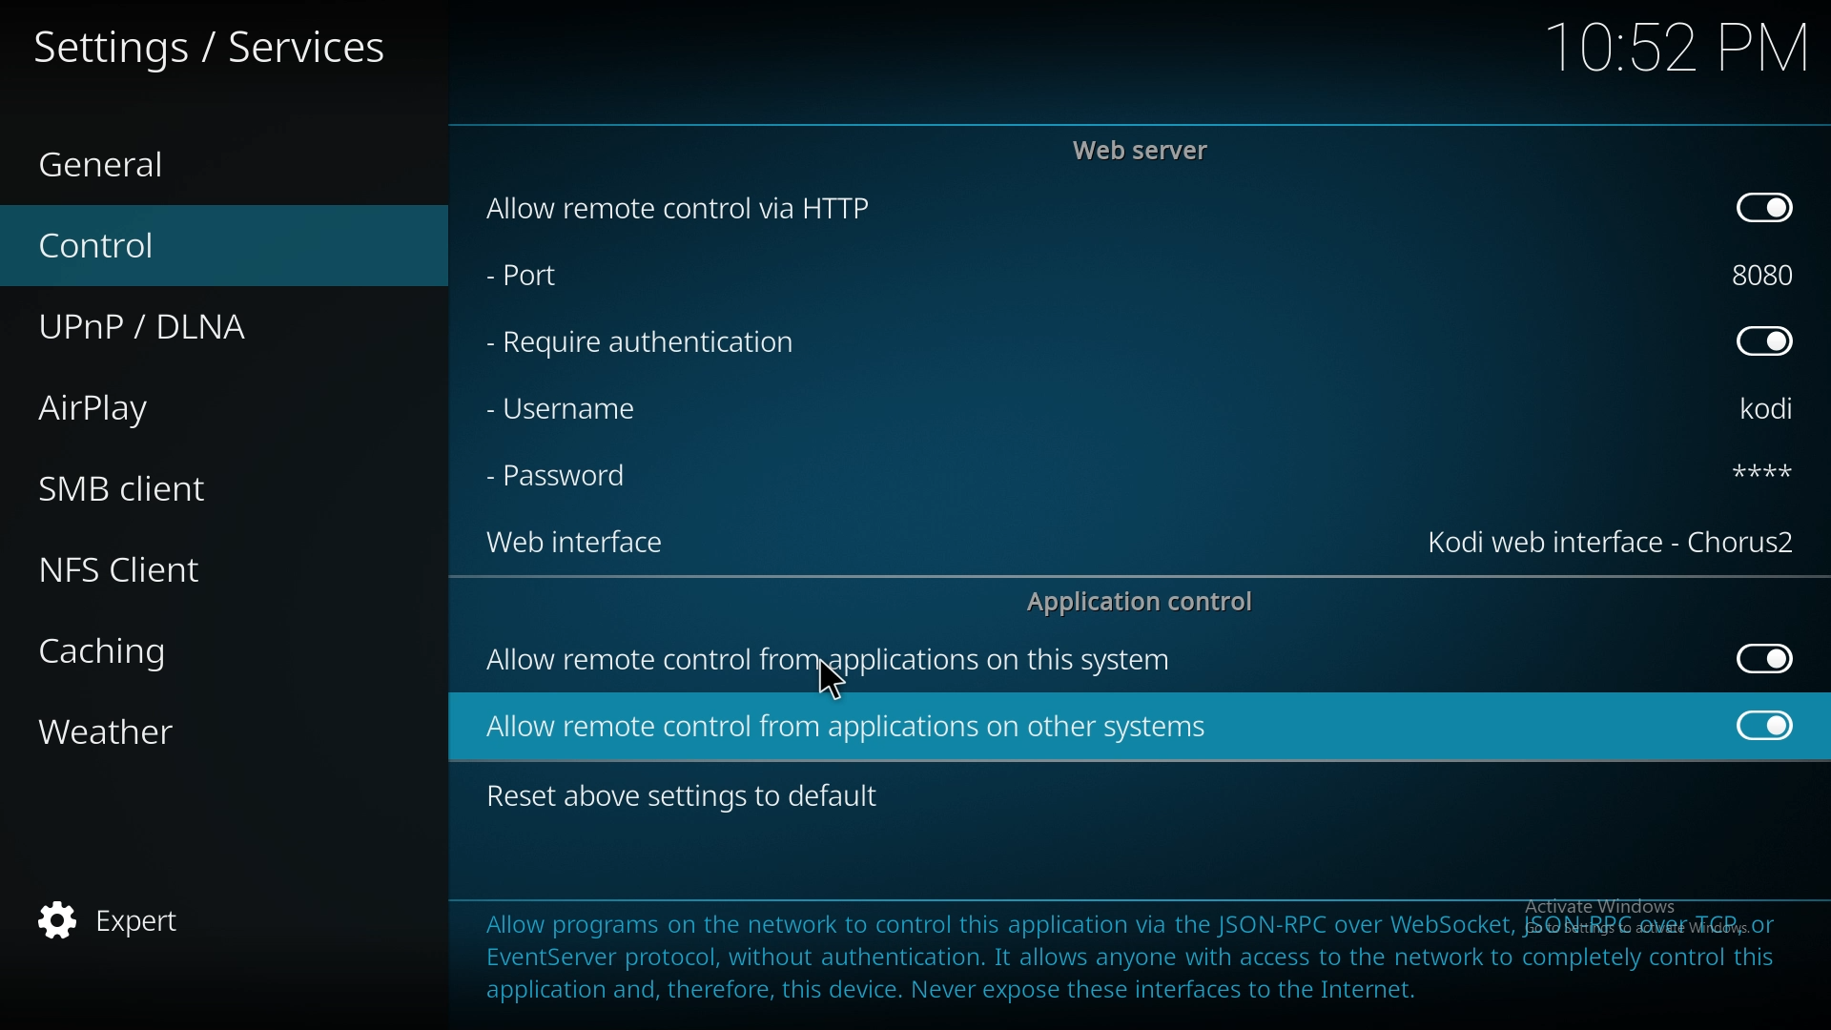 The height and width of the screenshot is (1030, 1831). I want to click on smb client, so click(191, 488).